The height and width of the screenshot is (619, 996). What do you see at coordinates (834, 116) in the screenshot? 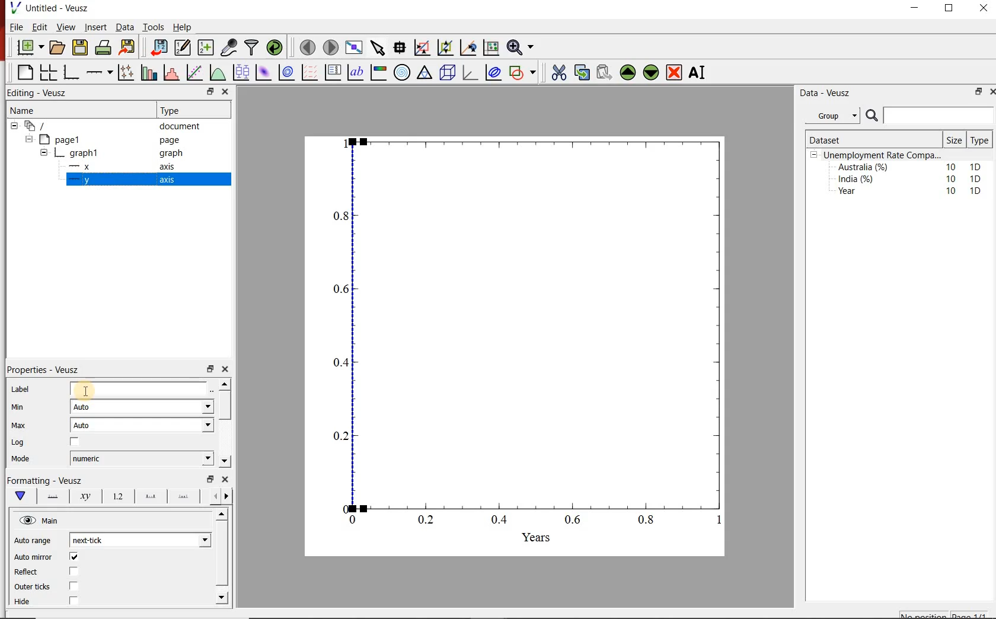
I see `Group` at bounding box center [834, 116].